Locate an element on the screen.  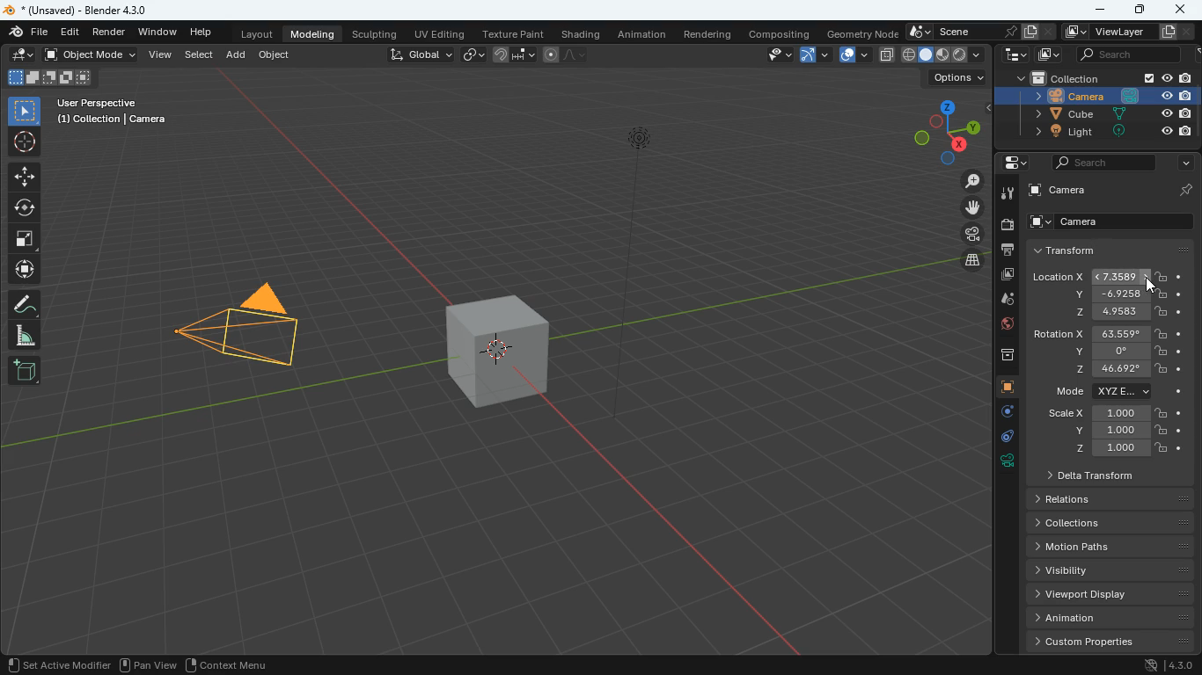
camera is located at coordinates (1005, 225).